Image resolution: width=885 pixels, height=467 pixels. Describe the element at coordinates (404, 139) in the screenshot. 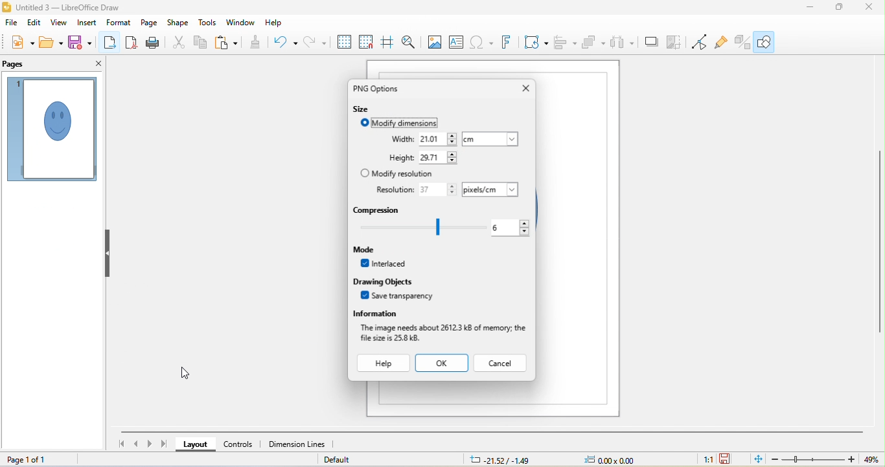

I see `width` at that location.